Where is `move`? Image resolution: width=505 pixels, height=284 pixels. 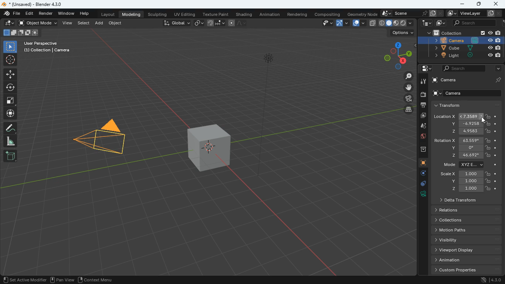 move is located at coordinates (404, 87).